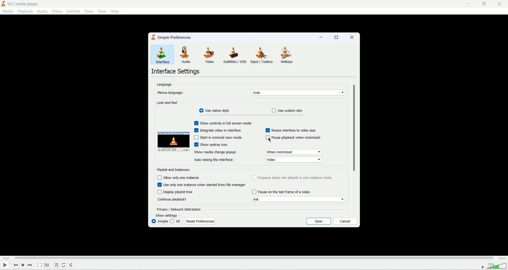  I want to click on Checkbox, so click(196, 145).